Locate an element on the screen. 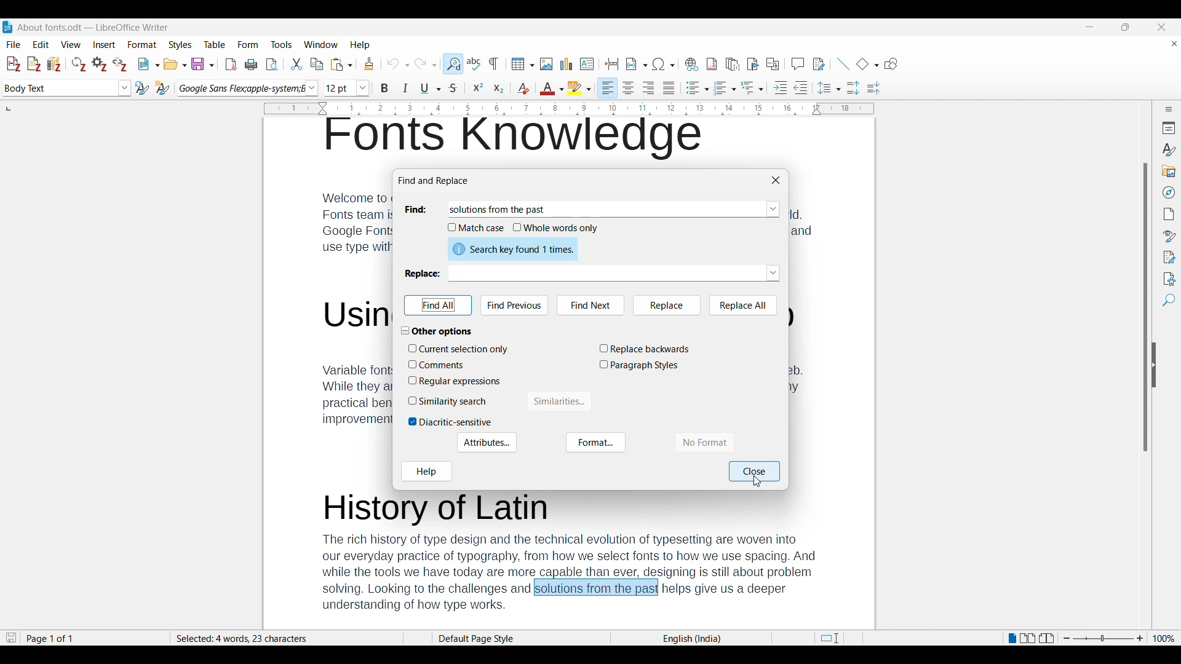  Toggle for match case is located at coordinates (476, 227).